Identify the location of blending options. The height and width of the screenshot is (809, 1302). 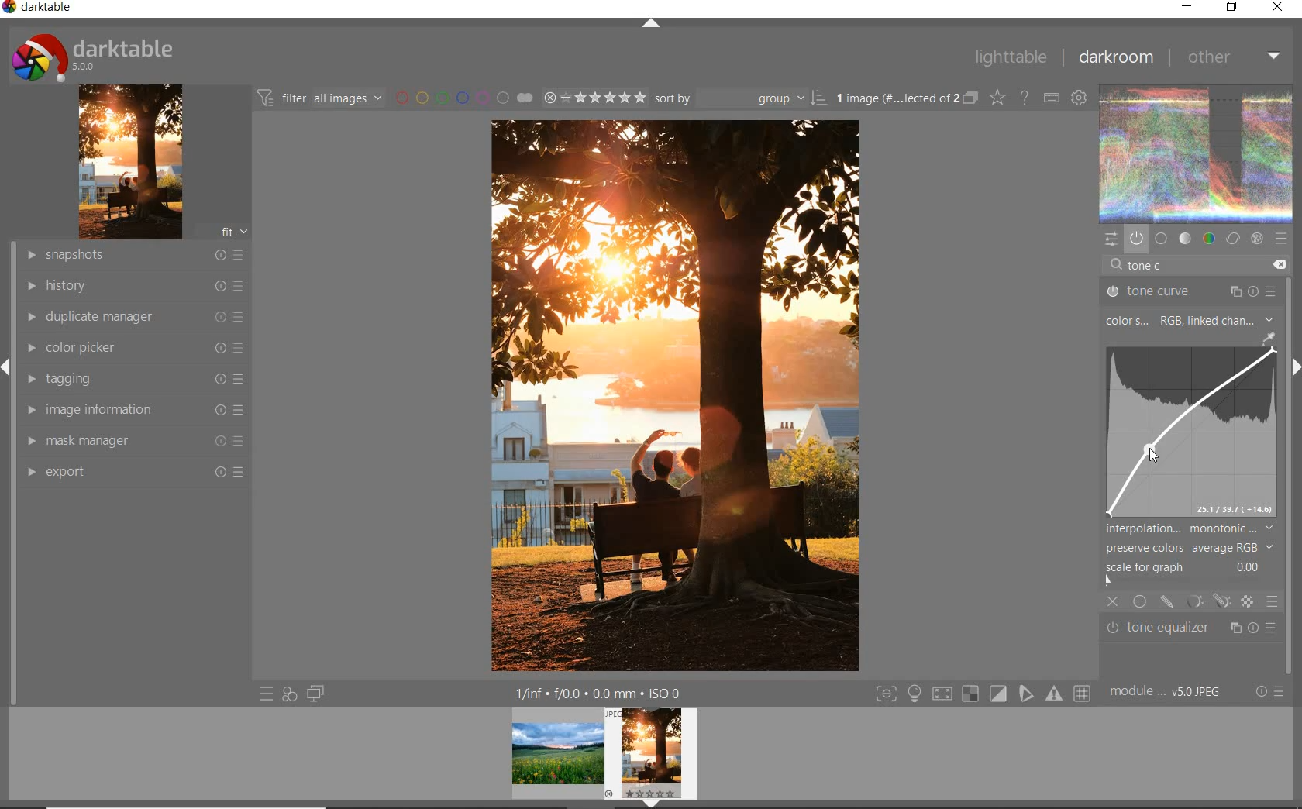
(1273, 601).